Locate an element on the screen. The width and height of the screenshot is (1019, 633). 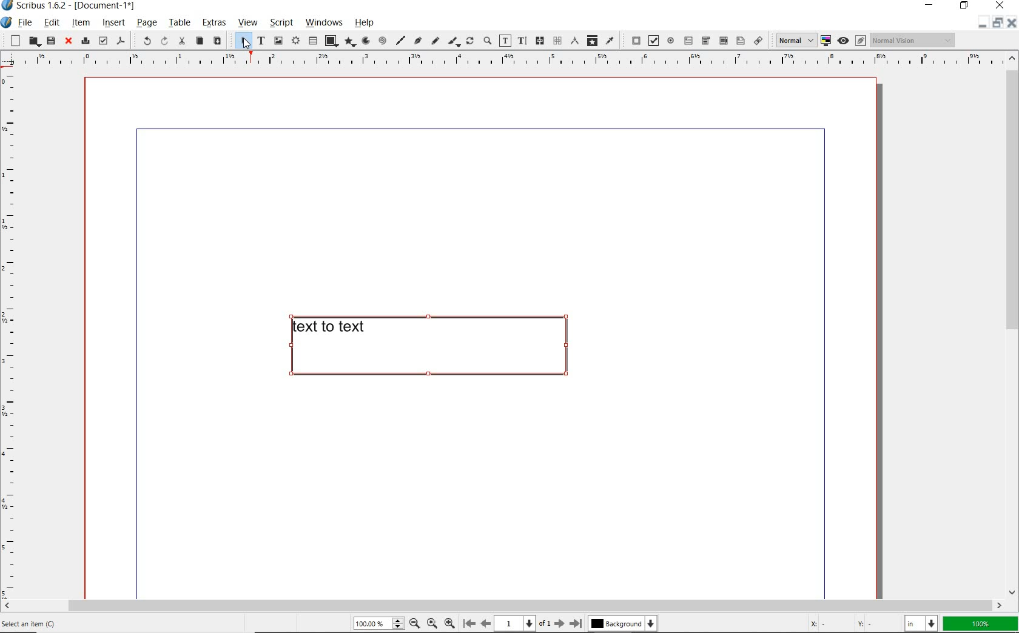
Edit in preview mode is located at coordinates (860, 42).